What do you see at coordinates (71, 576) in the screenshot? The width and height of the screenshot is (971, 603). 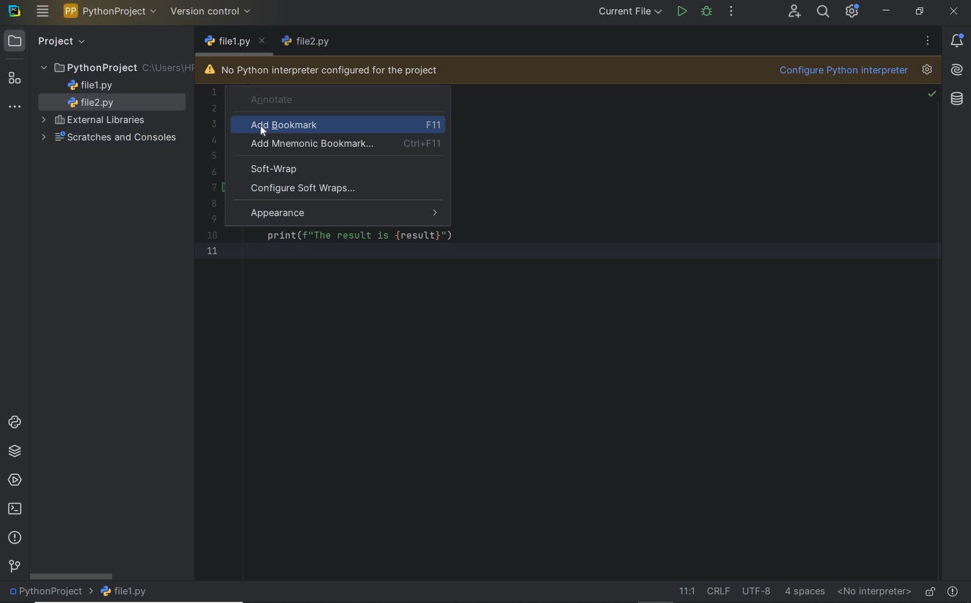 I see `scrollbar` at bounding box center [71, 576].